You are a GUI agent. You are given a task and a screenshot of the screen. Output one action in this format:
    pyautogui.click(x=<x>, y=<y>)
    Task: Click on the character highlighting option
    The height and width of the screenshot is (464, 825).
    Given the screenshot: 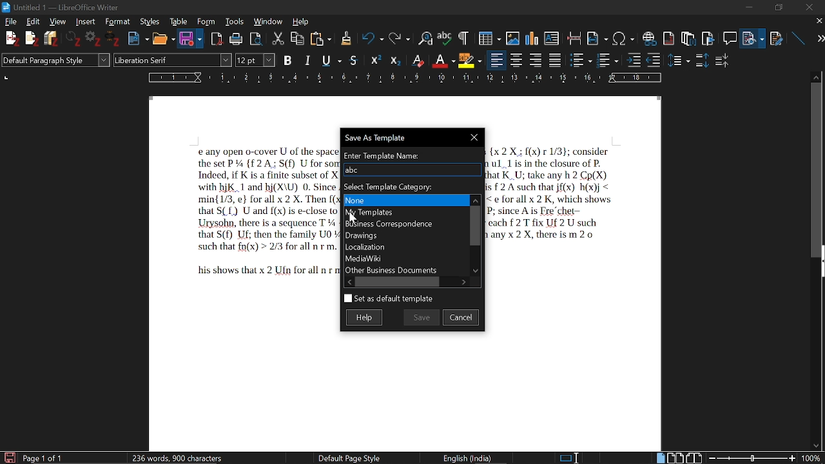 What is the action you would take?
    pyautogui.click(x=469, y=59)
    